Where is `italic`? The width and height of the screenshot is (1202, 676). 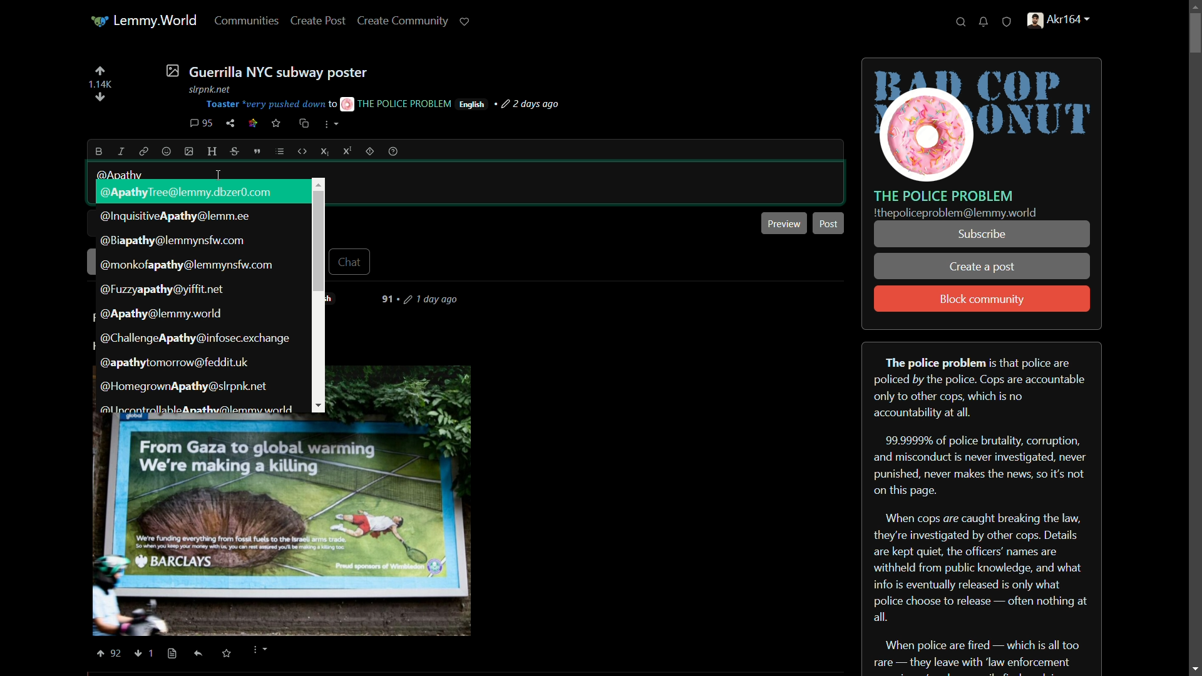 italic is located at coordinates (120, 151).